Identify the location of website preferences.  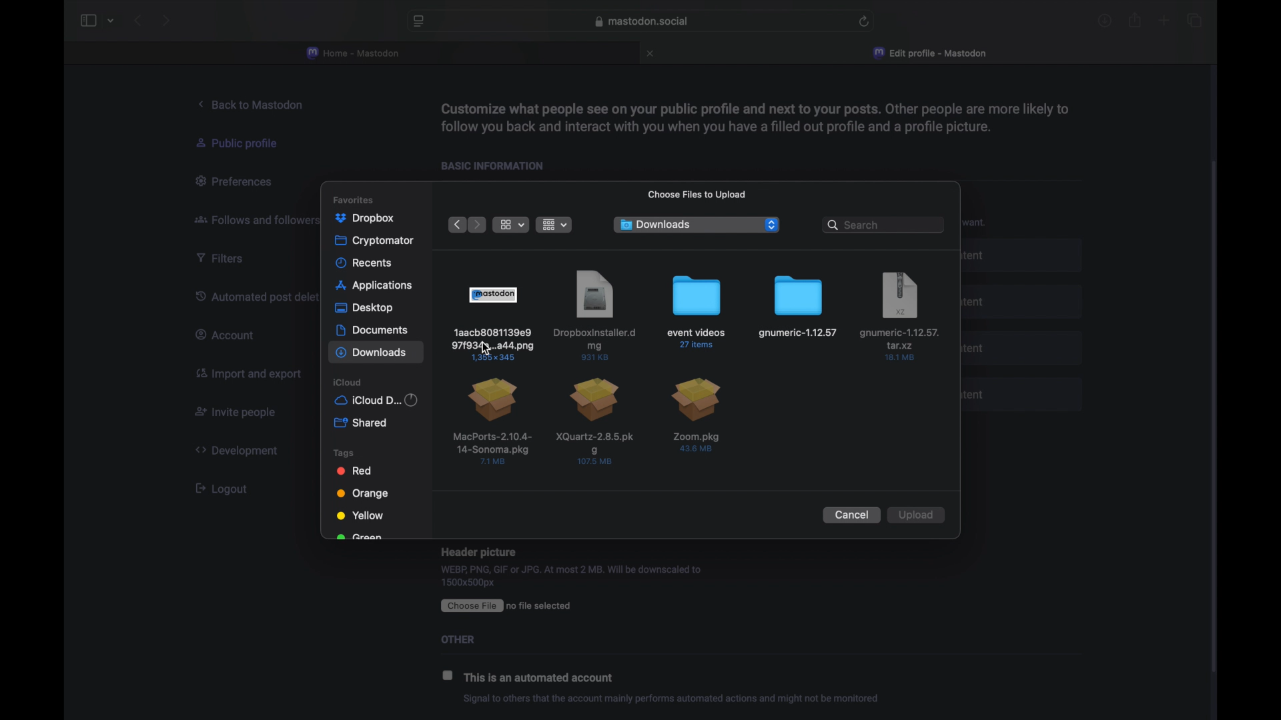
(418, 22).